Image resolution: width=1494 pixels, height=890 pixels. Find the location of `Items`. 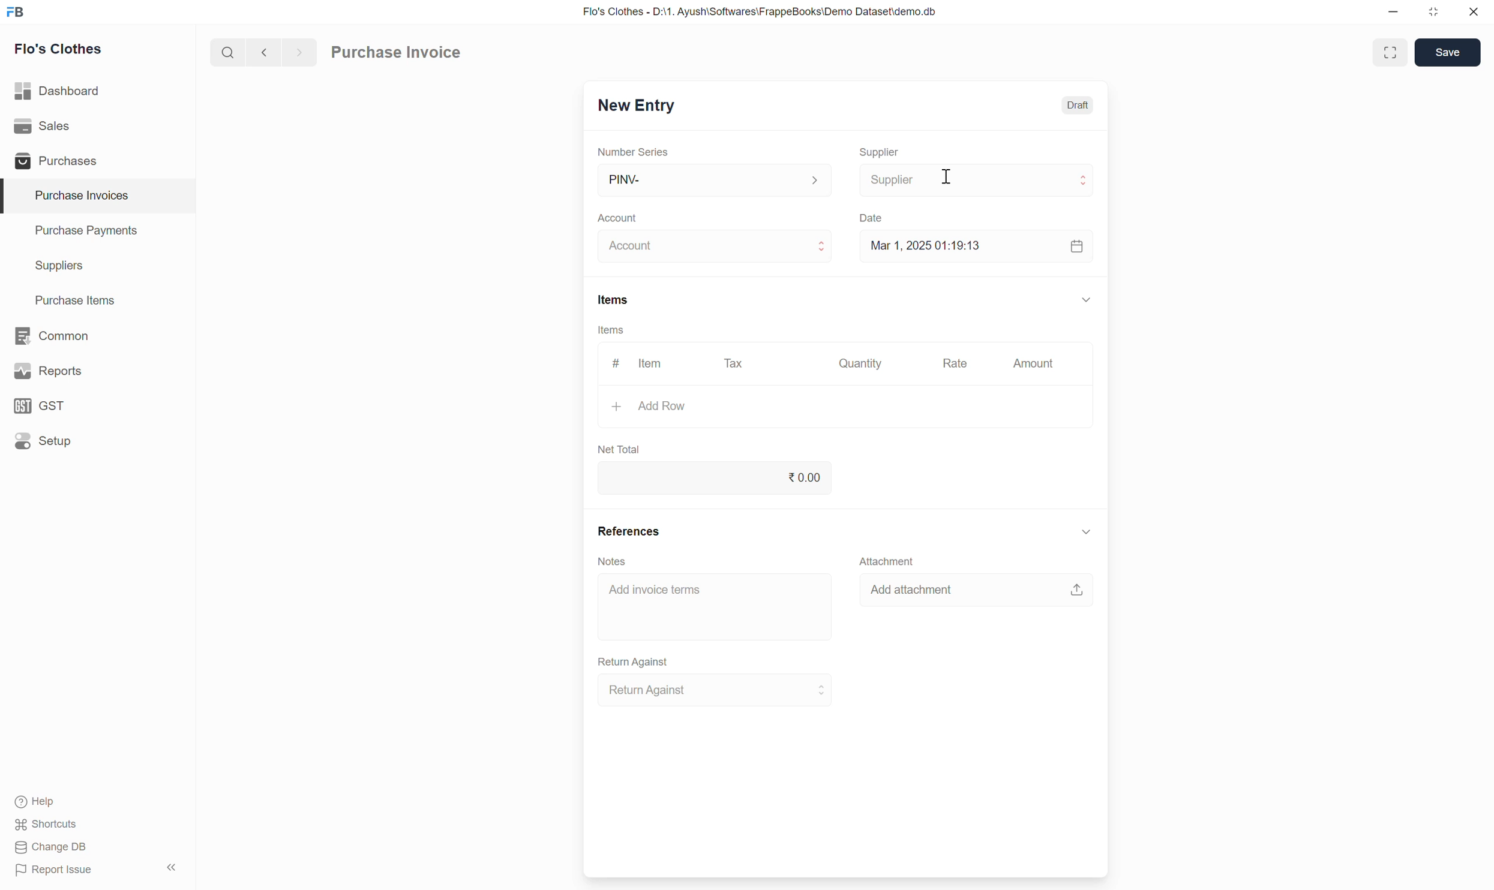

Items is located at coordinates (613, 300).